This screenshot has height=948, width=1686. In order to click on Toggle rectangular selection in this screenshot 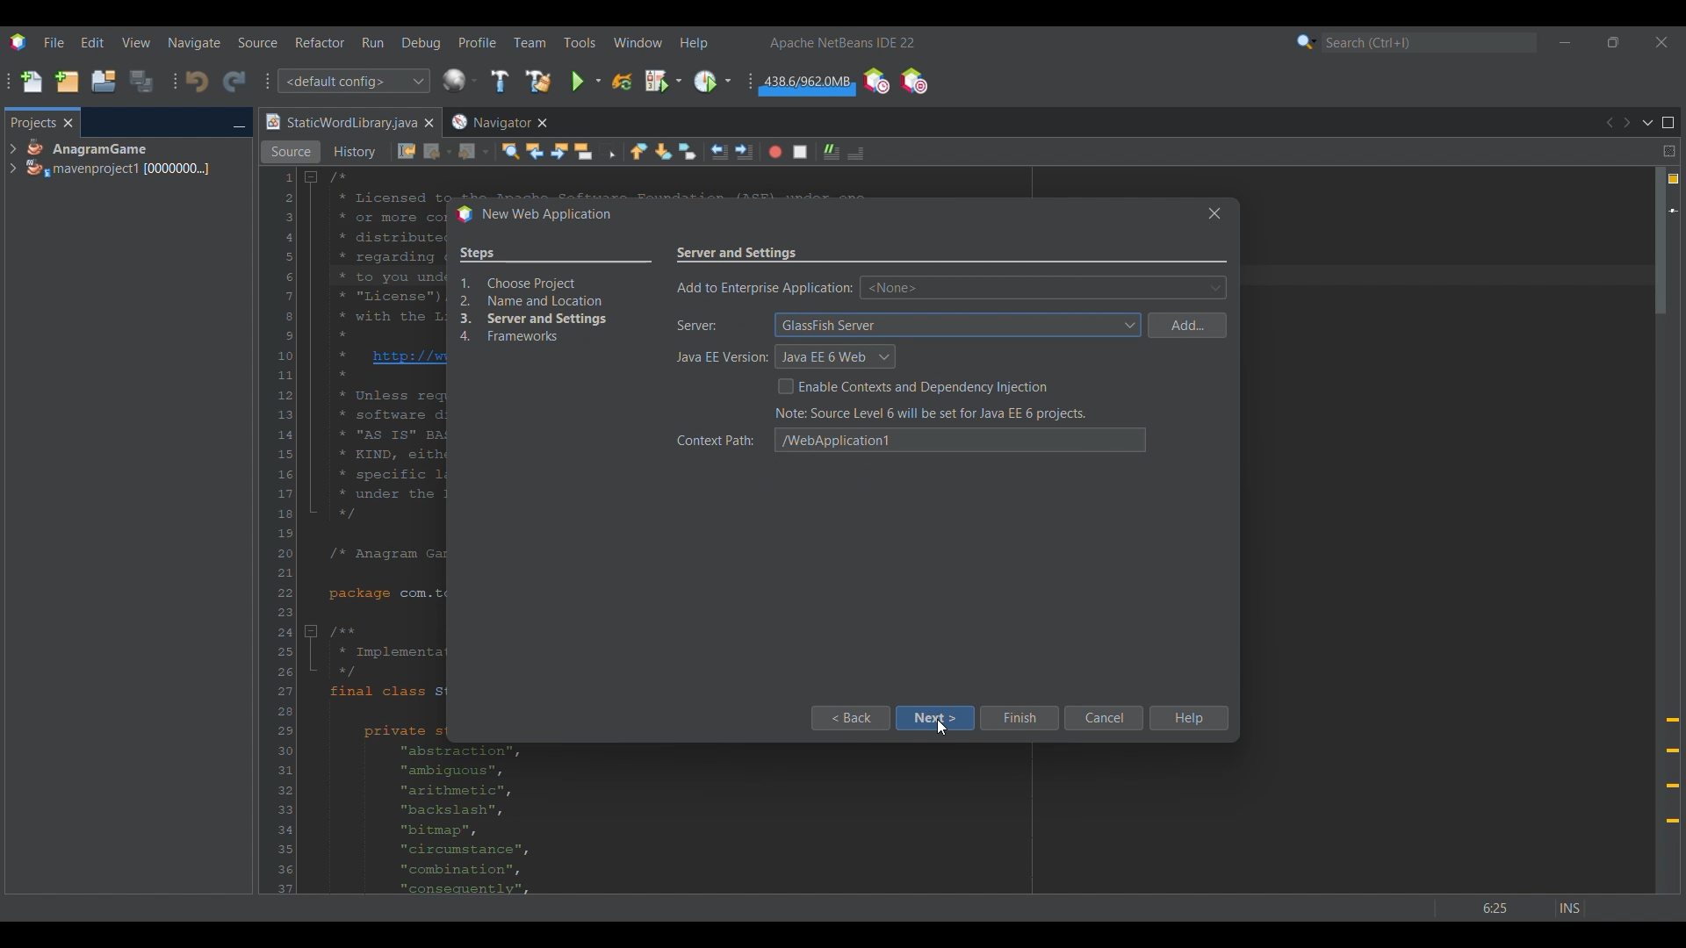, I will do `click(608, 150)`.